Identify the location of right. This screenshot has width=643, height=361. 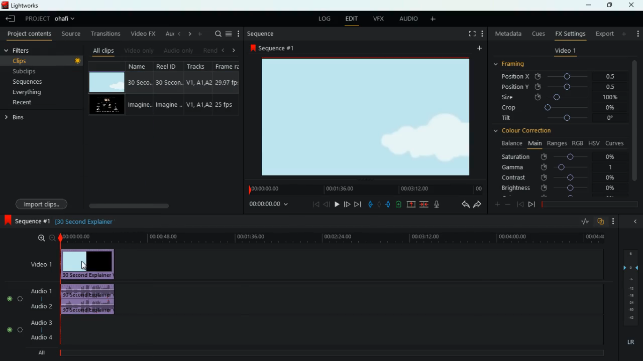
(188, 34).